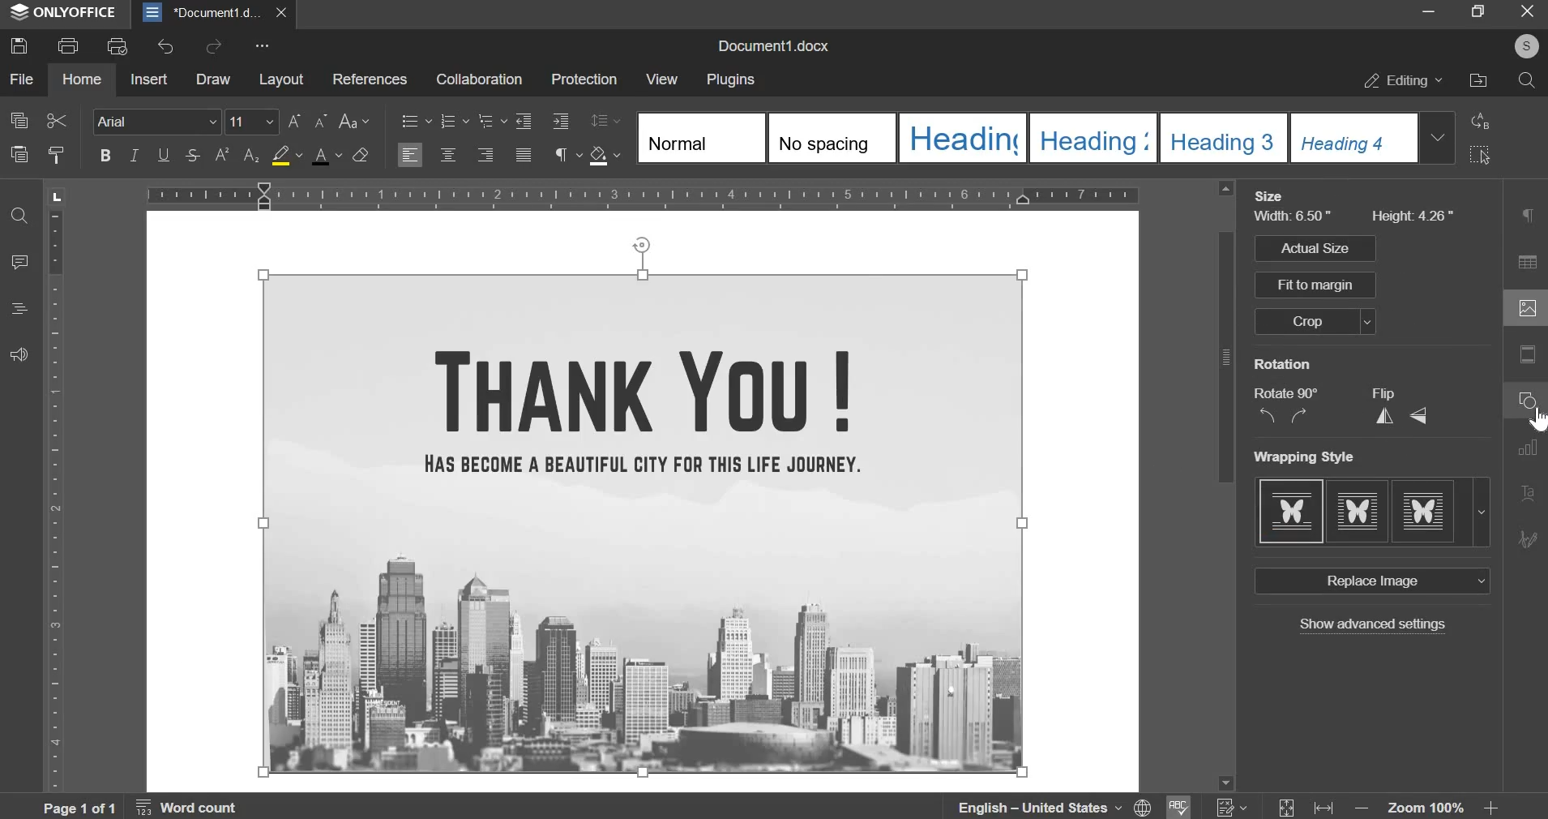 This screenshot has width=1548, height=819. I want to click on restore, so click(1478, 12).